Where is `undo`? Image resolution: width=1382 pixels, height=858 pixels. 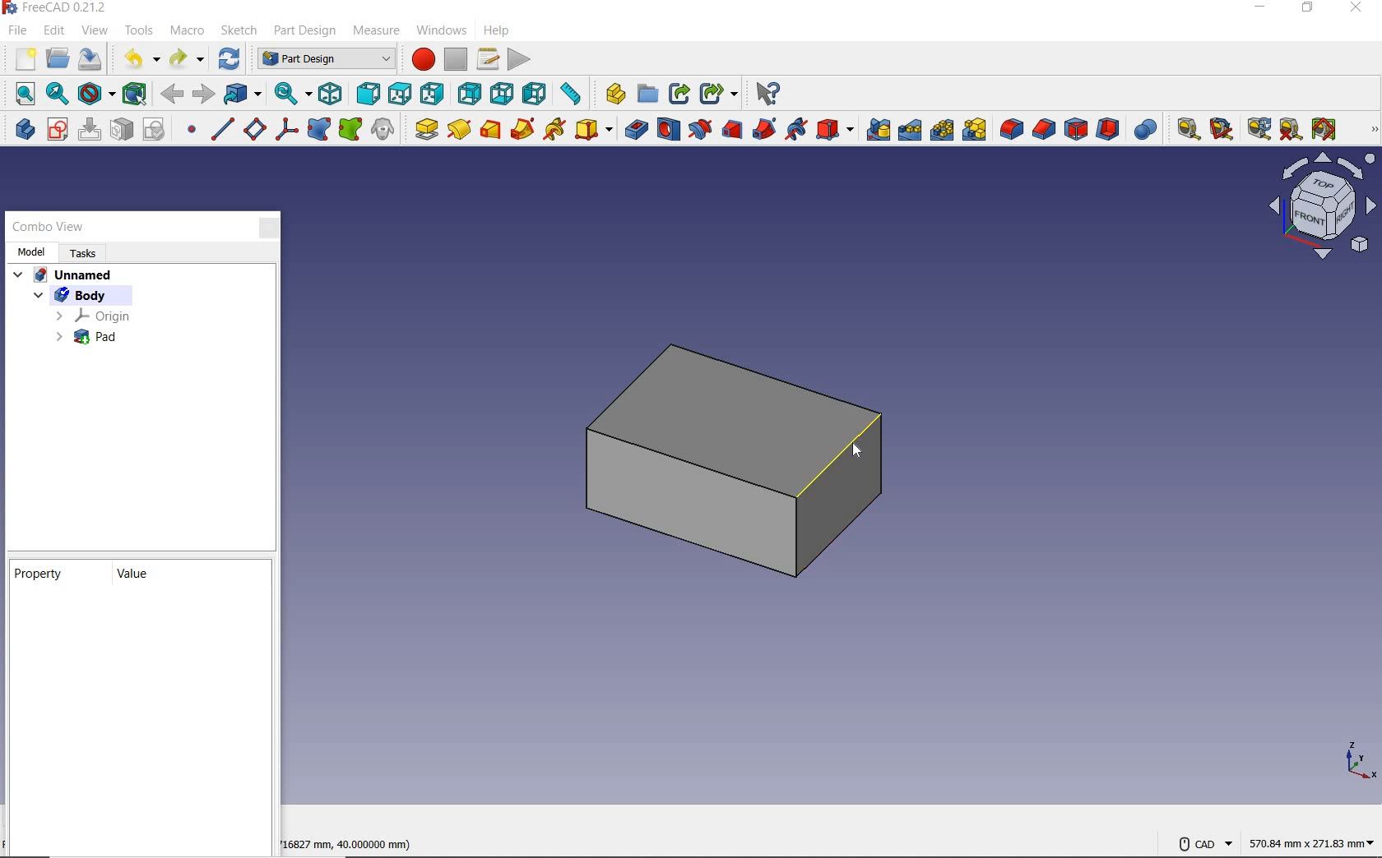
undo is located at coordinates (138, 59).